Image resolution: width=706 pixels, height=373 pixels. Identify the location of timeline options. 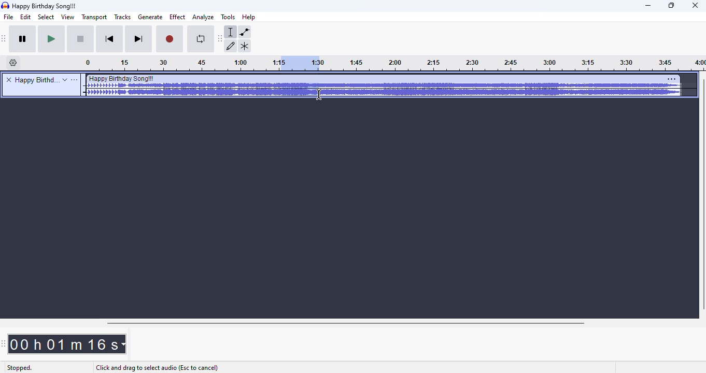
(13, 63).